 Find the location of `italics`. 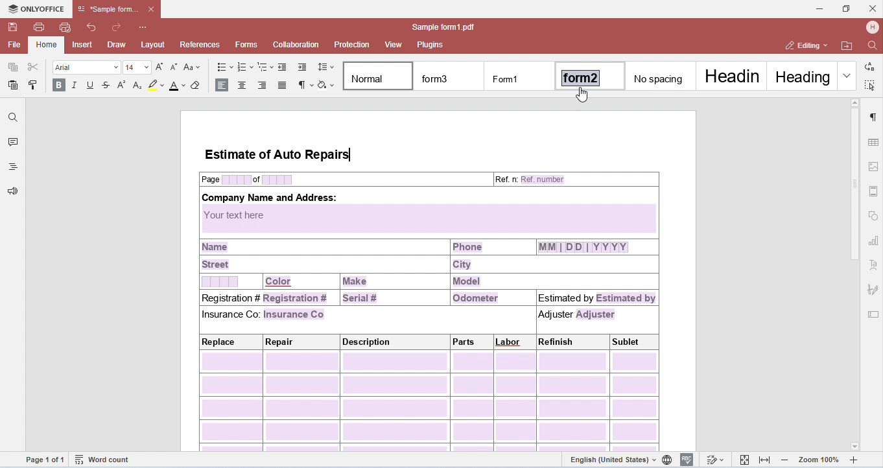

italics is located at coordinates (75, 86).